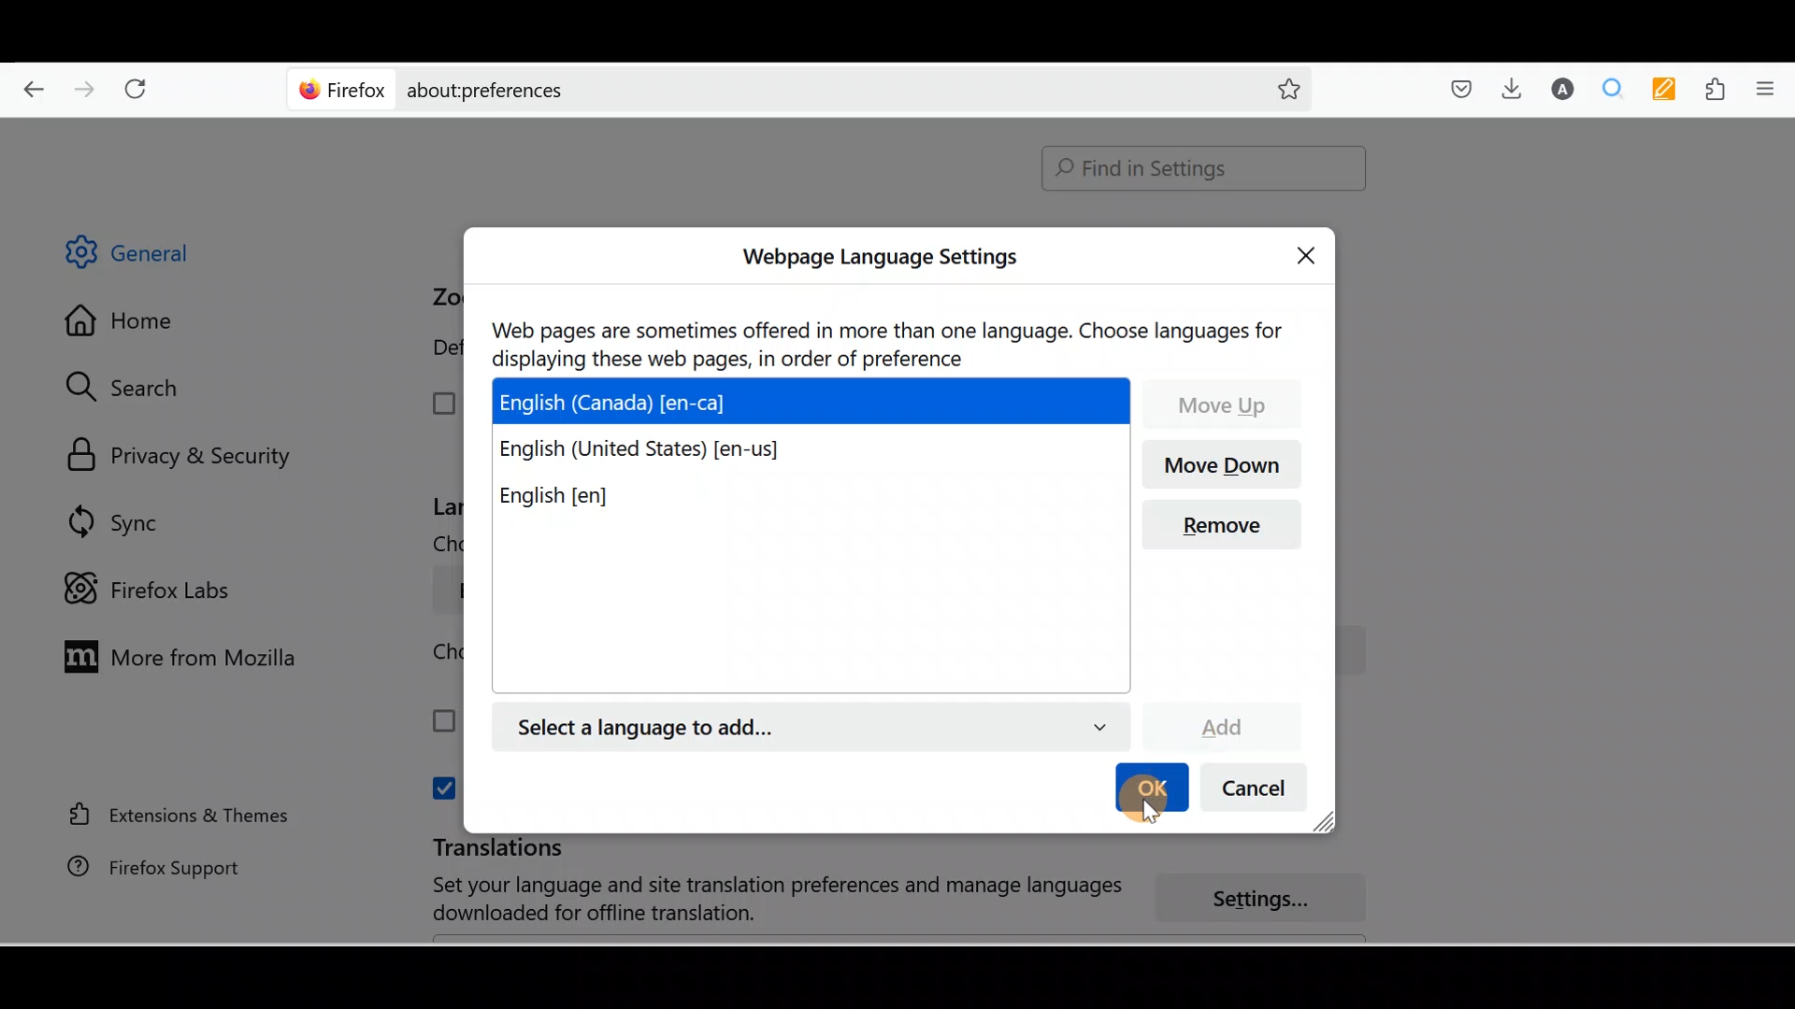  Describe the element at coordinates (132, 387) in the screenshot. I see `Search` at that location.